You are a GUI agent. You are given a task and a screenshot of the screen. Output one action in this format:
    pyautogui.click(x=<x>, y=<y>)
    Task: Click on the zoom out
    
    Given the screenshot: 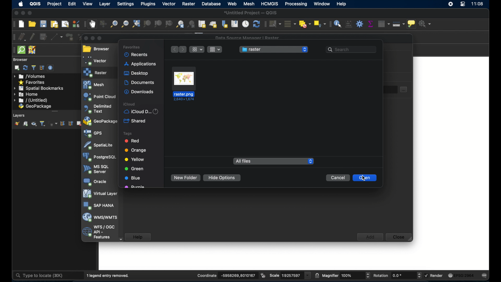 What is the action you would take?
    pyautogui.click(x=125, y=24)
    